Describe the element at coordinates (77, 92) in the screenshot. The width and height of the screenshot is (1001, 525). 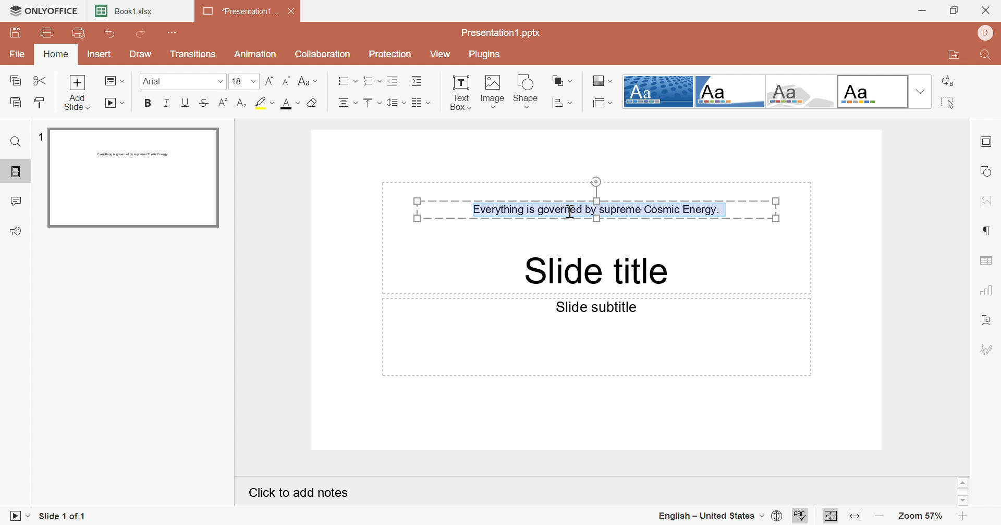
I see `Add slide` at that location.